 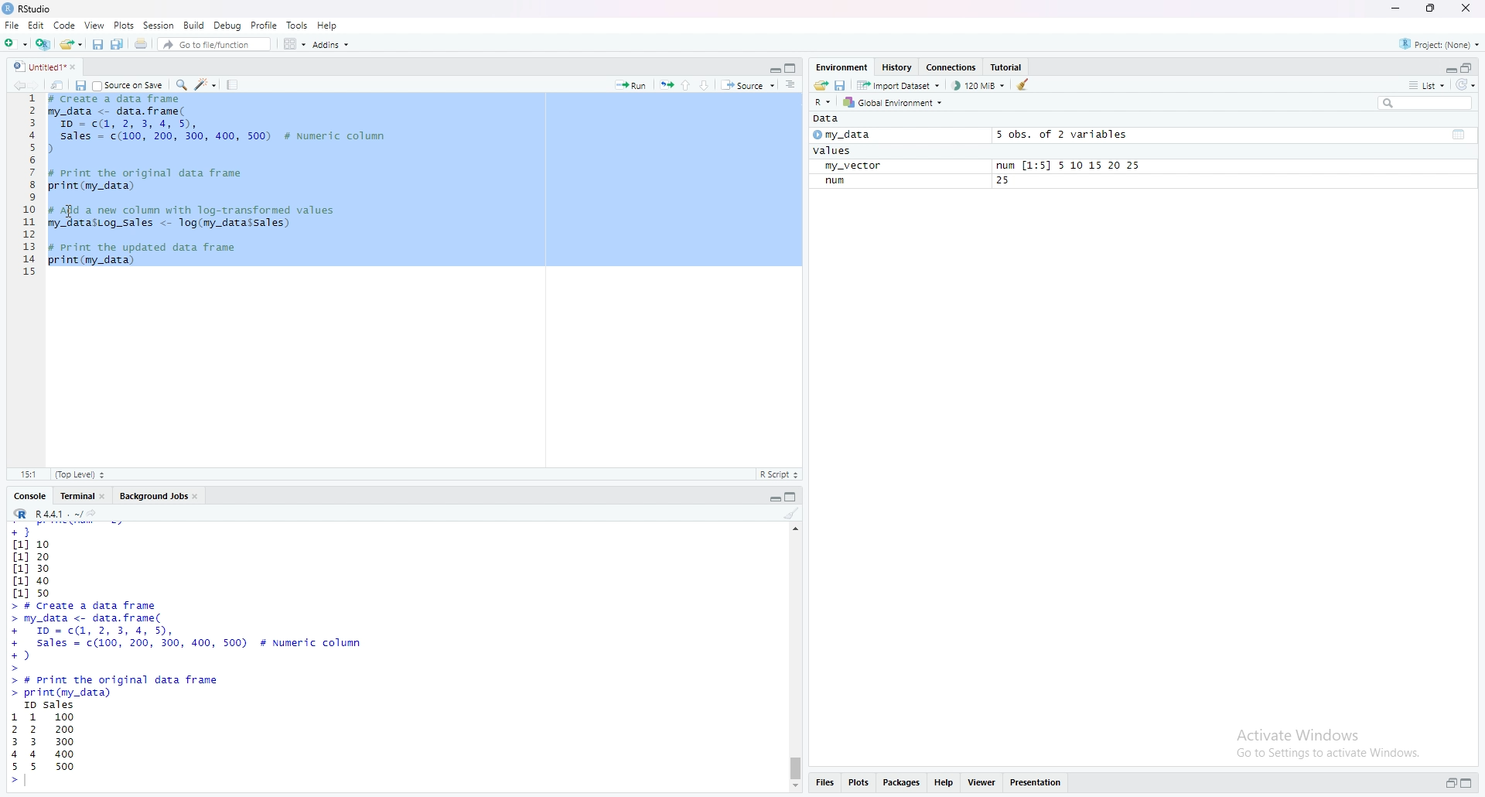 I want to click on serial number, so click(x=26, y=190).